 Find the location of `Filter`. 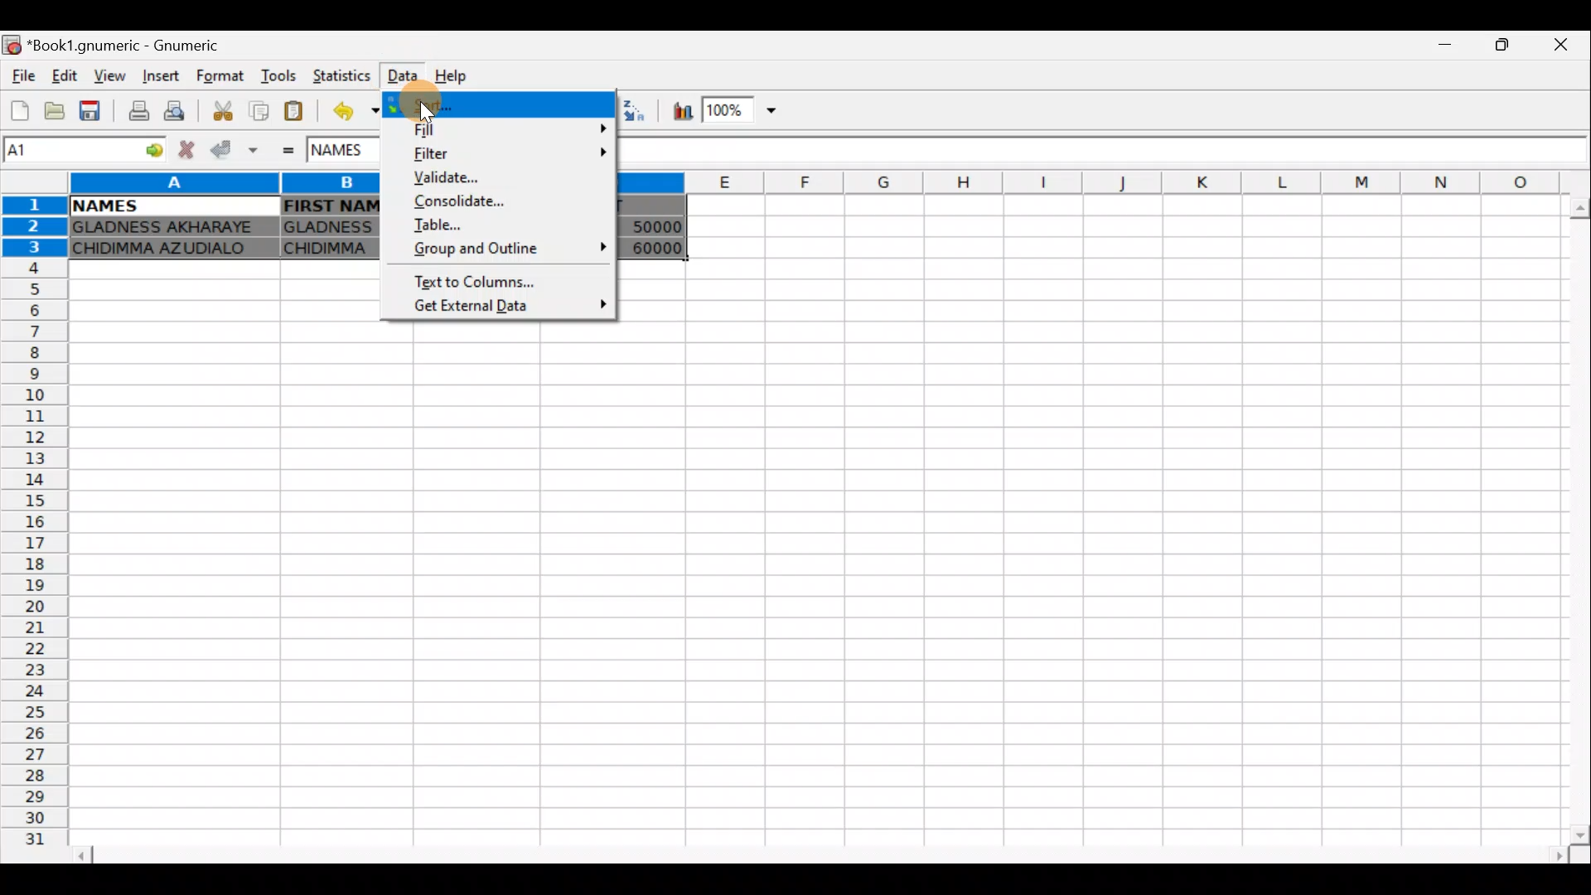

Filter is located at coordinates (508, 152).